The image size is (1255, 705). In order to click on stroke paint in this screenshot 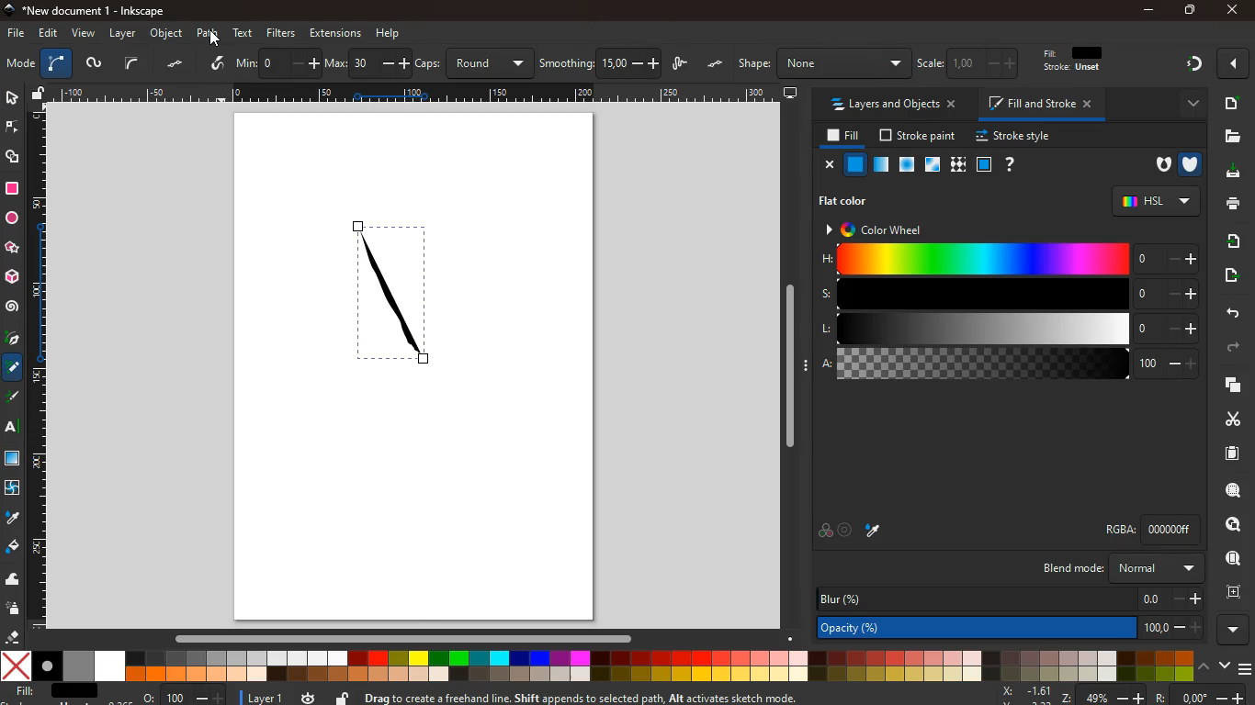, I will do `click(920, 136)`.